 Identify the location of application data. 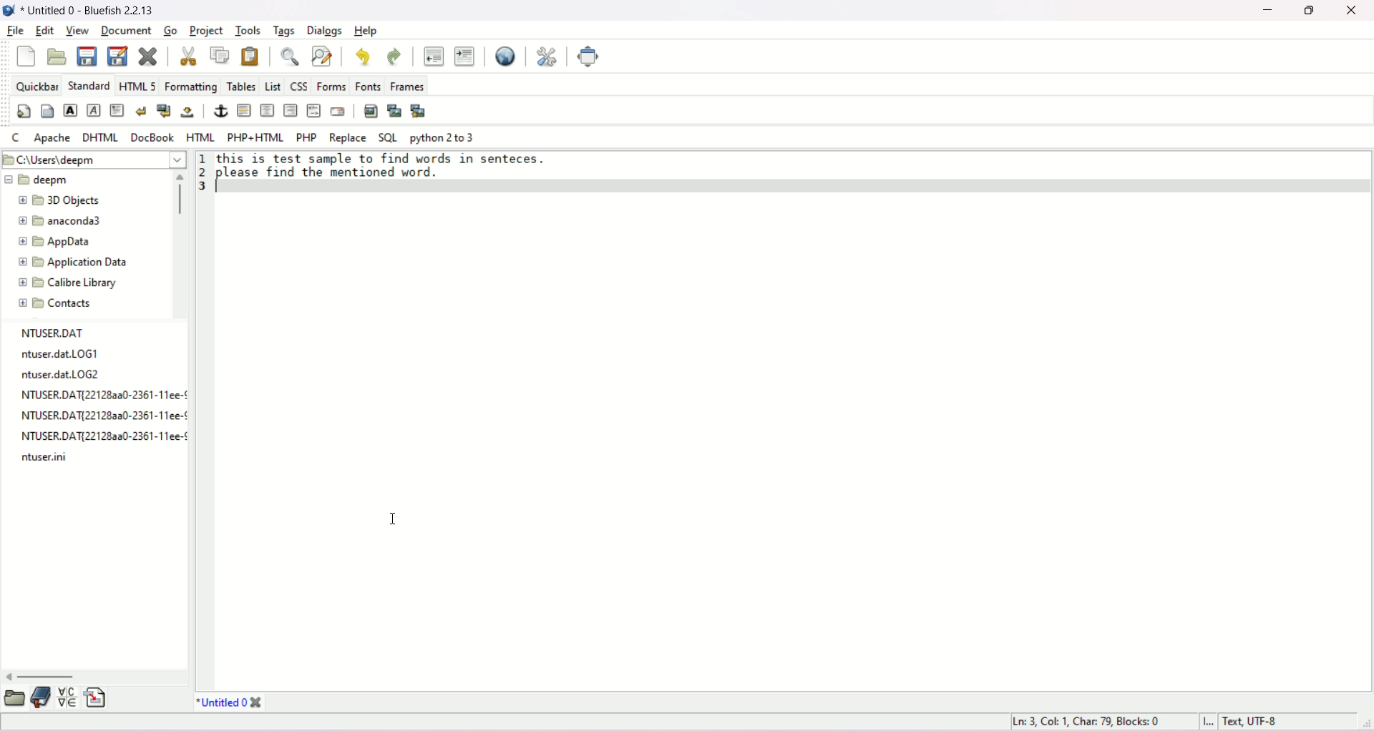
(77, 263).